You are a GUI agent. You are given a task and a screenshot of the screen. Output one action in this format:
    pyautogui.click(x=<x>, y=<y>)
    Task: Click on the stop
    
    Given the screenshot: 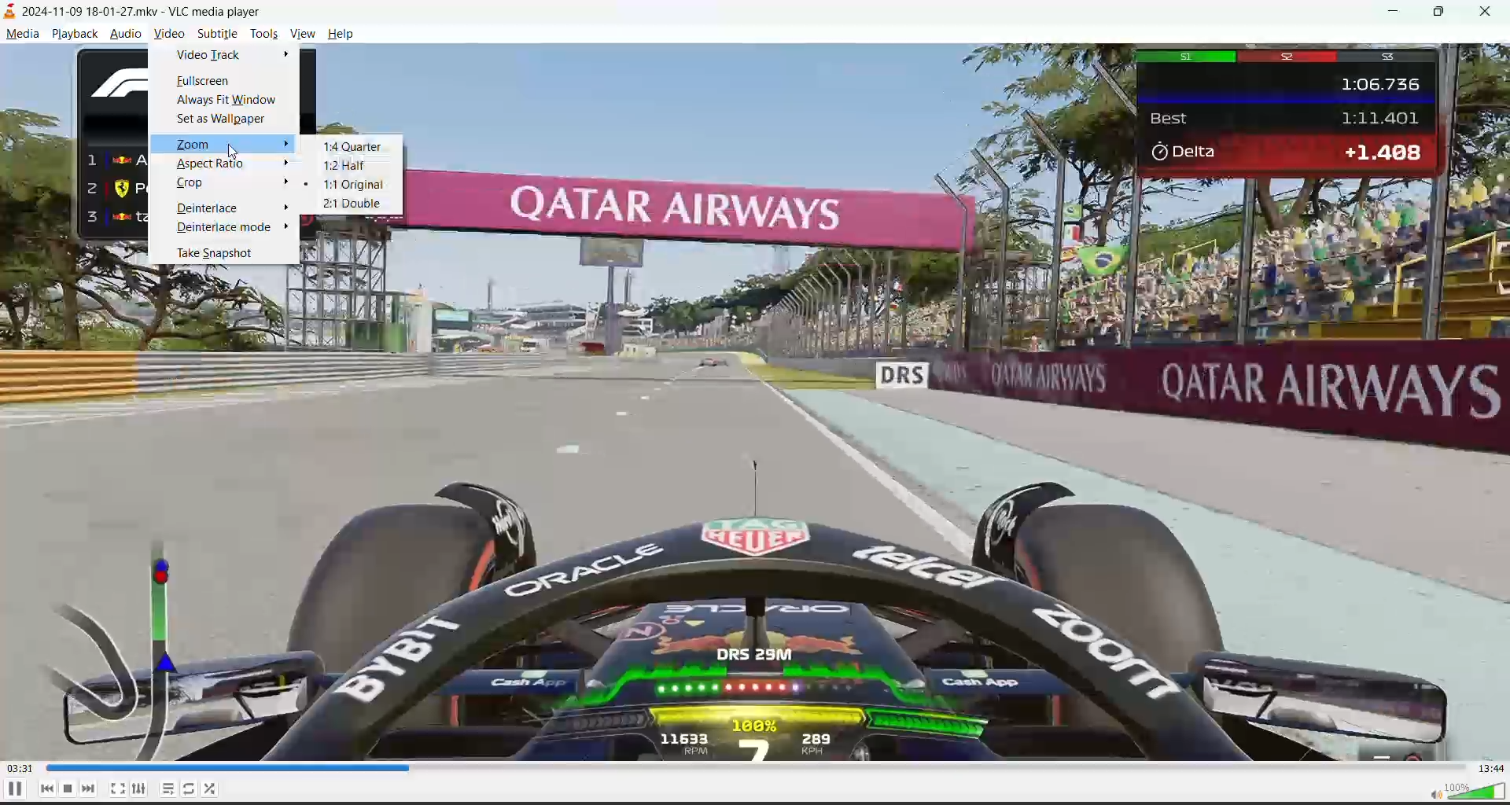 What is the action you would take?
    pyautogui.click(x=70, y=788)
    